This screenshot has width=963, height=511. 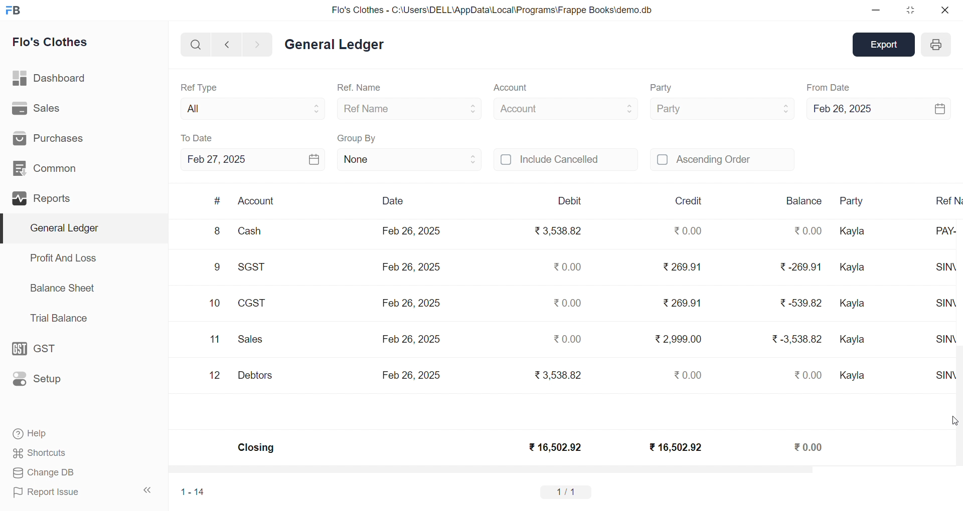 What do you see at coordinates (949, 342) in the screenshot?
I see `SINV-` at bounding box center [949, 342].